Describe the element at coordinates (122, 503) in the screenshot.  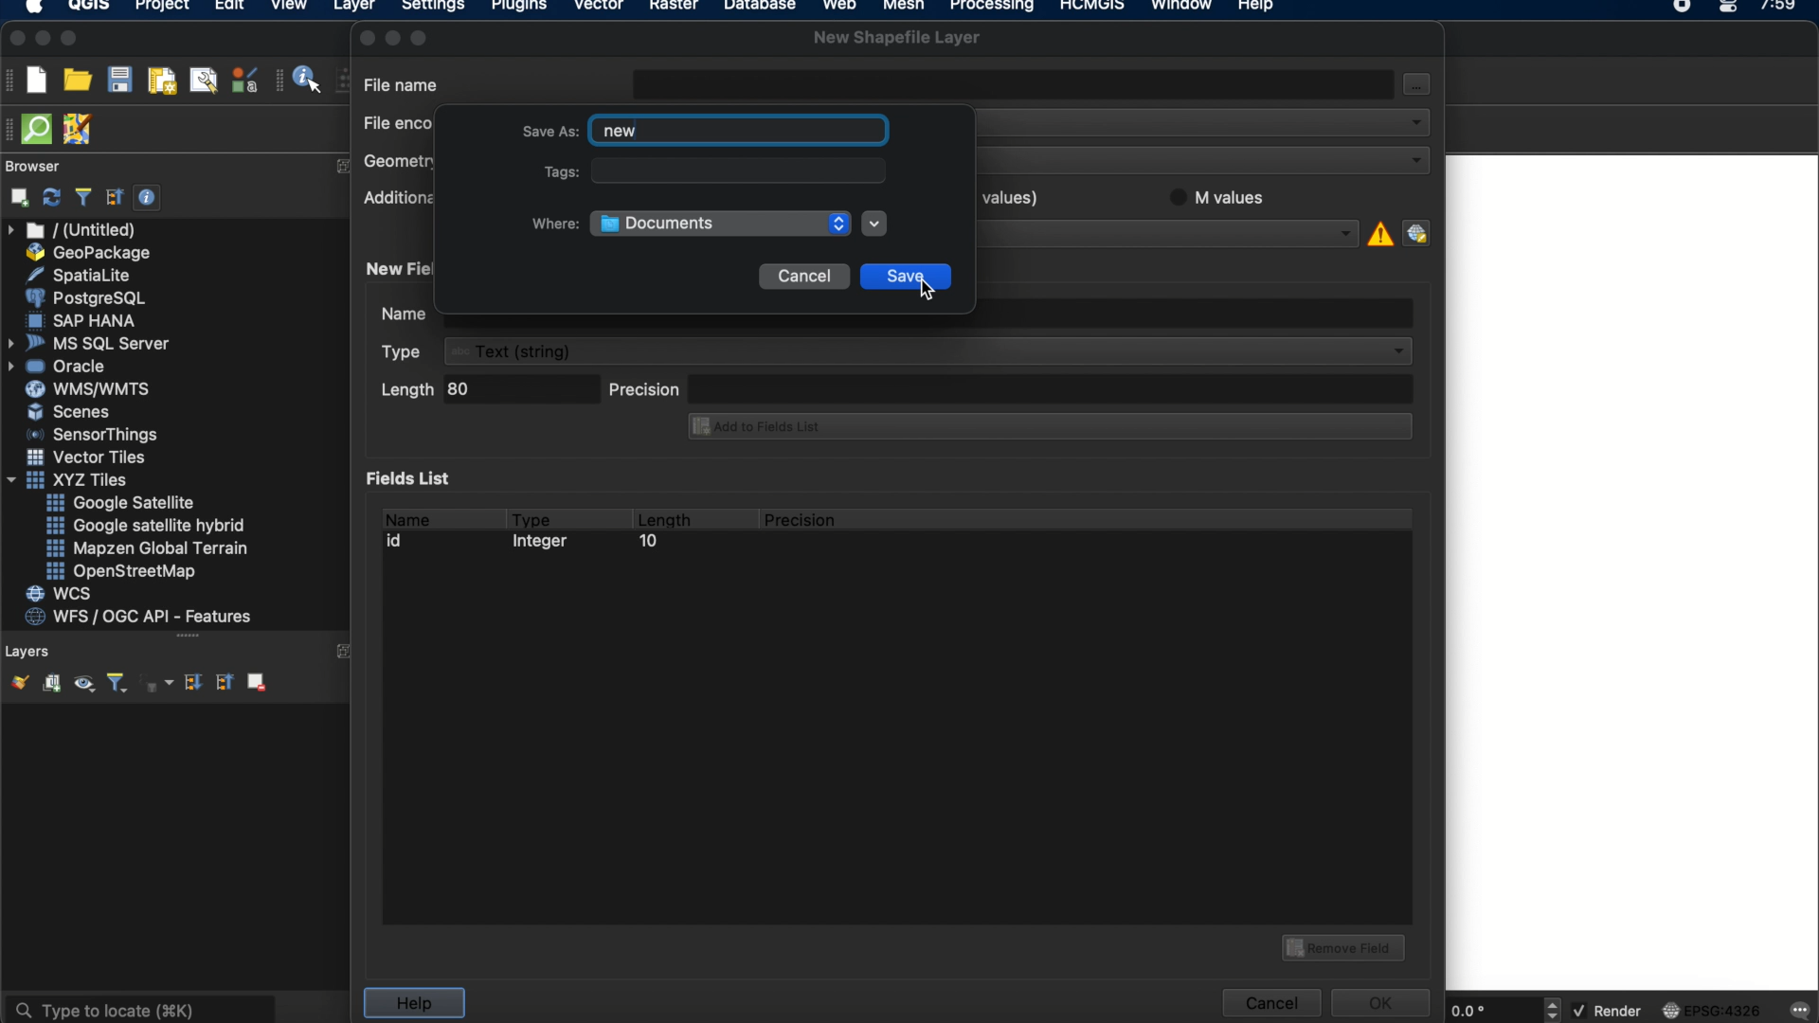
I see `google satellite` at that location.